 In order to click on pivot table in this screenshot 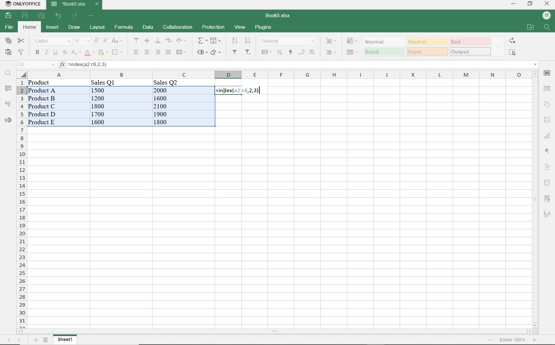, I will do `click(547, 183)`.